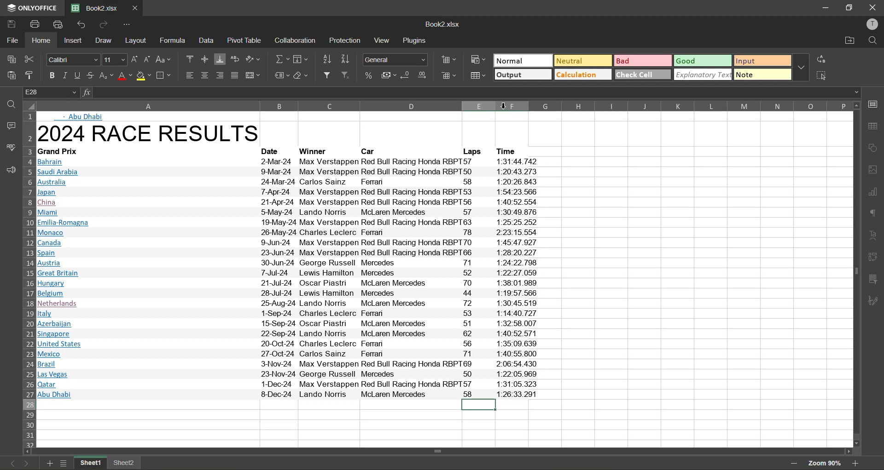 The width and height of the screenshot is (884, 470). Describe the element at coordinates (873, 24) in the screenshot. I see `profile` at that location.